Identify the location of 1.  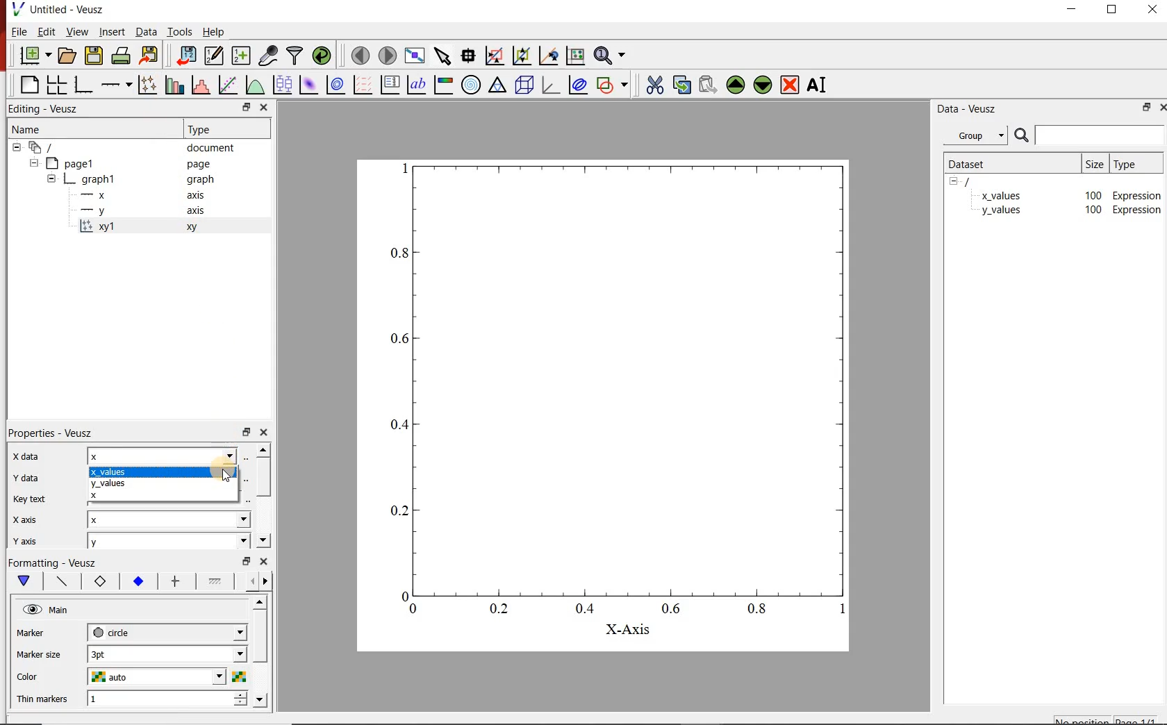
(169, 697).